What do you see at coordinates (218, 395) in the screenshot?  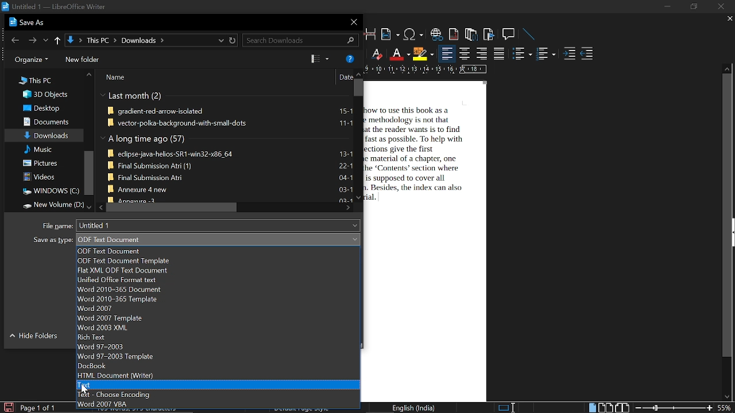 I see `text choose ending` at bounding box center [218, 395].